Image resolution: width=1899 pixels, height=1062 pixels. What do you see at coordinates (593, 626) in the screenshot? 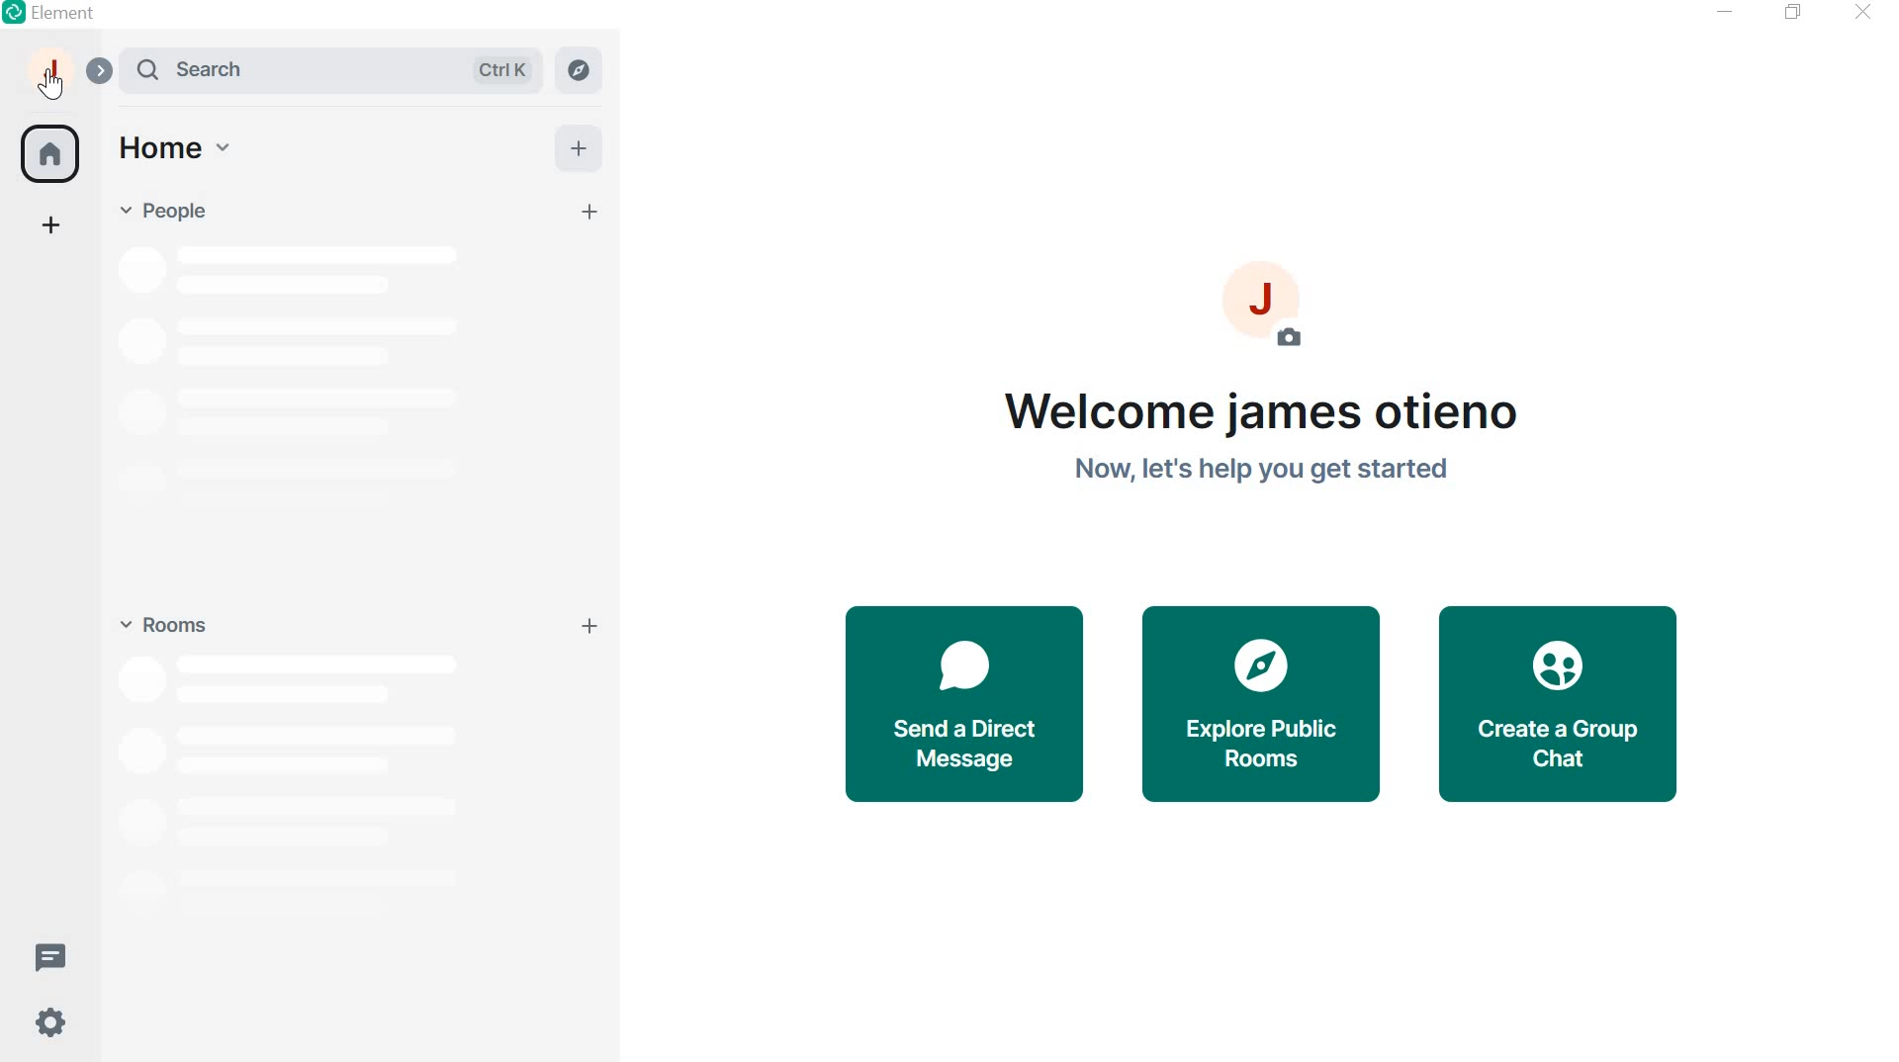
I see `ADD ROOMS` at bounding box center [593, 626].